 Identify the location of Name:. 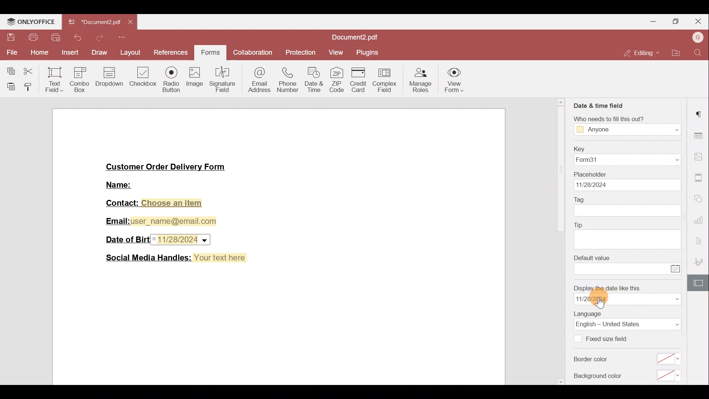
(120, 184).